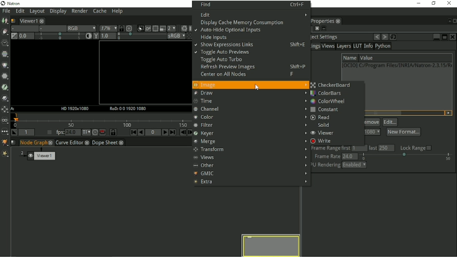 The height and width of the screenshot is (257, 457). What do you see at coordinates (155, 28) in the screenshot?
I see `Enables the region of interest that limit the portion of the viewer` at bounding box center [155, 28].